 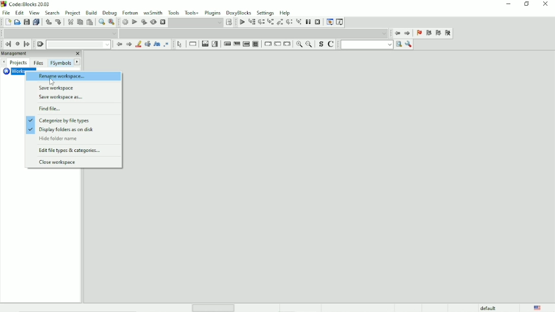 I want to click on Jump forward, so click(x=27, y=44).